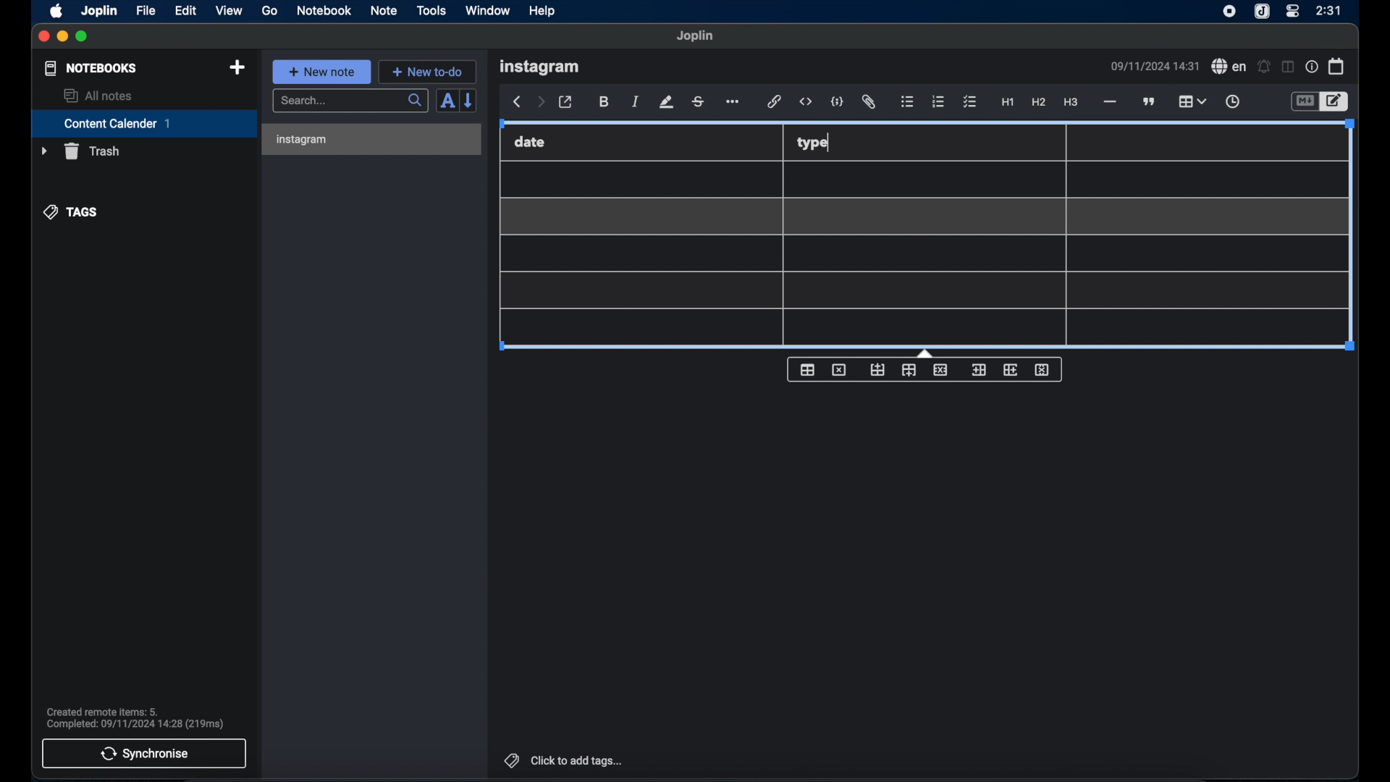  I want to click on new to-do, so click(427, 72).